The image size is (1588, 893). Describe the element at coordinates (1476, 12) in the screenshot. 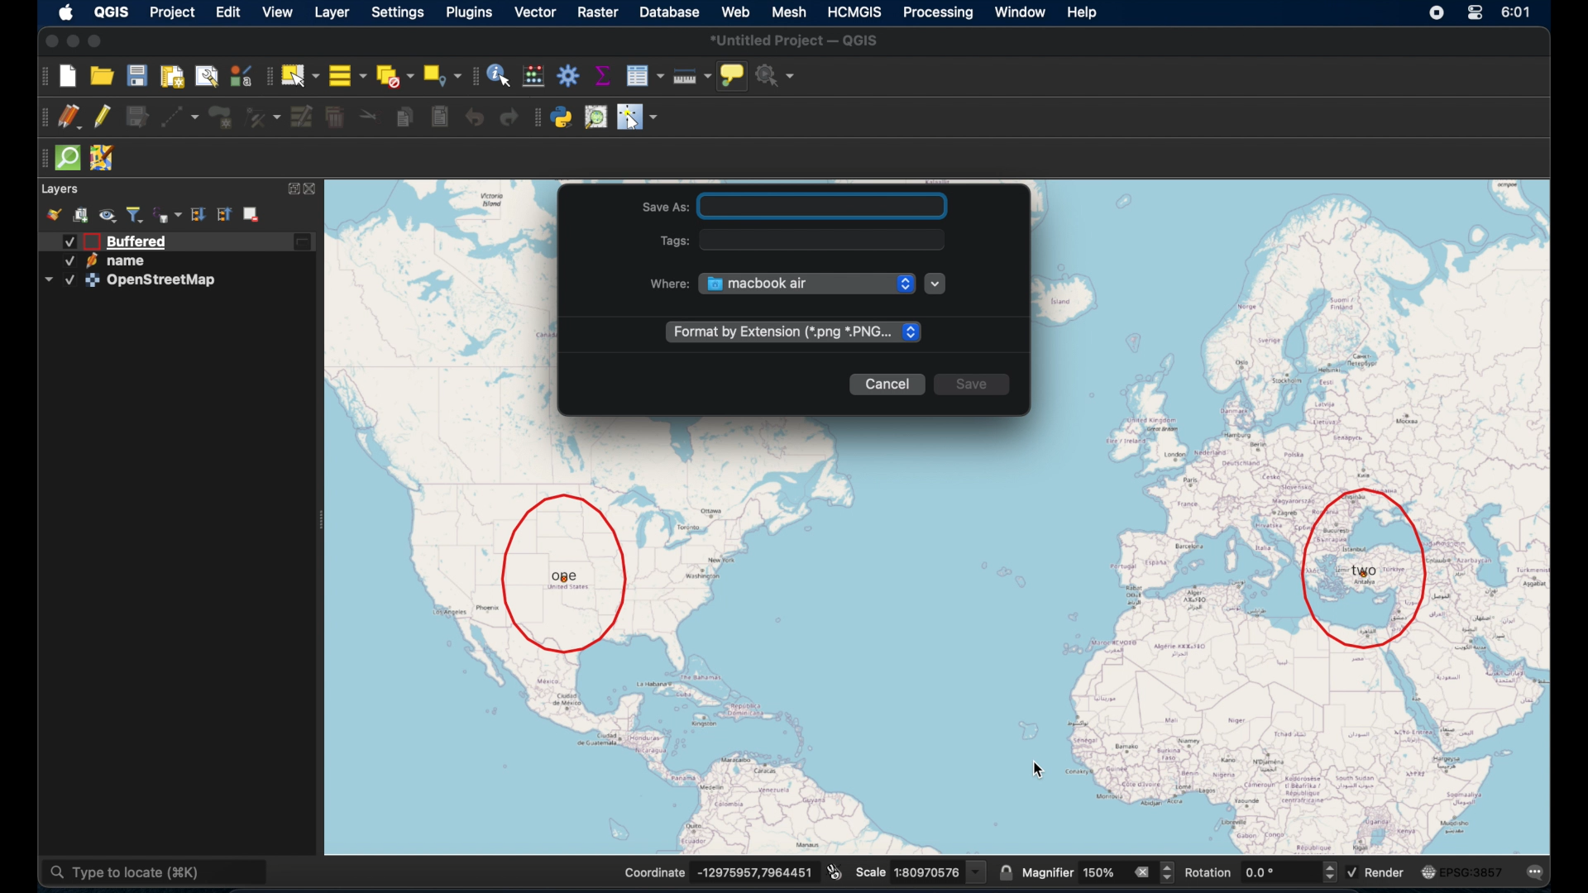

I see `control center` at that location.